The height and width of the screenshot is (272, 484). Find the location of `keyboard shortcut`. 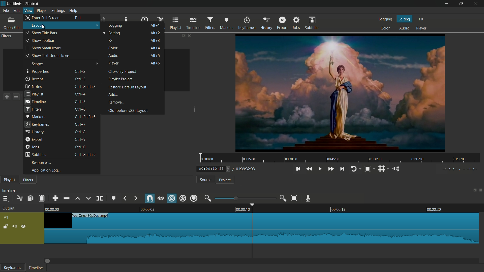

keyboard shortcut is located at coordinates (156, 25).